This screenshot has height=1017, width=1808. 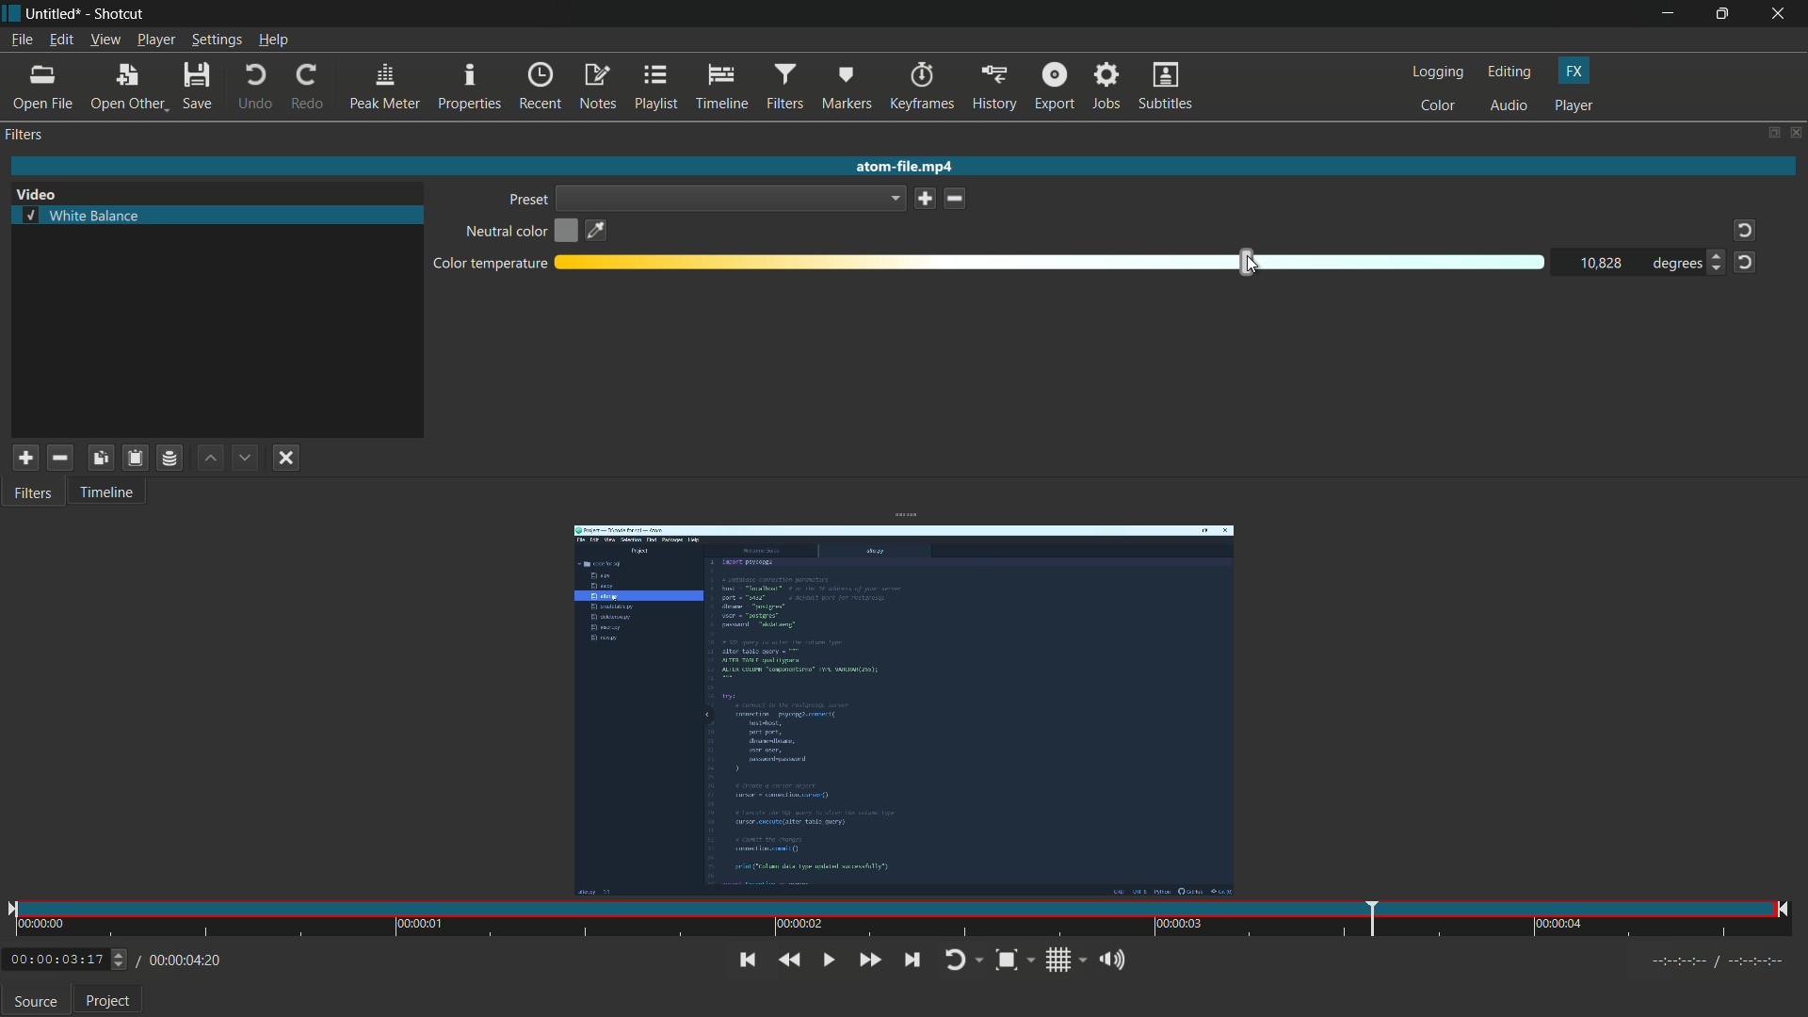 What do you see at coordinates (744, 959) in the screenshot?
I see `skip to previous point` at bounding box center [744, 959].